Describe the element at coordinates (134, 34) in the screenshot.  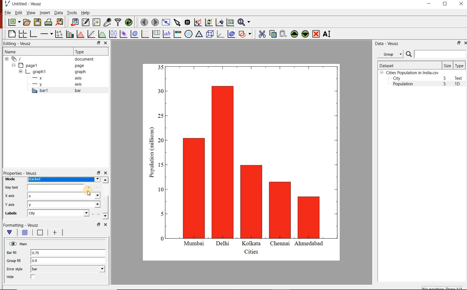
I see `plot a 2d dataset as contours` at that location.